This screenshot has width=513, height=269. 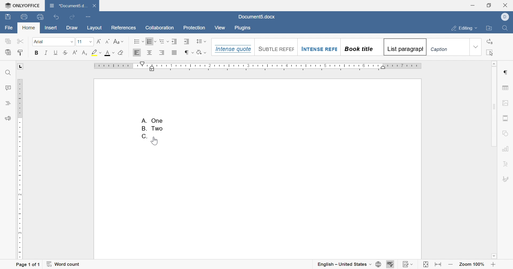 I want to click on headings, so click(x=7, y=103).